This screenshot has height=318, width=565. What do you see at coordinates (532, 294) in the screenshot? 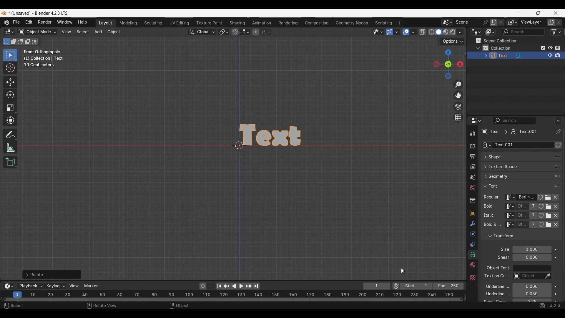
I see `Underline Thickness` at bounding box center [532, 294].